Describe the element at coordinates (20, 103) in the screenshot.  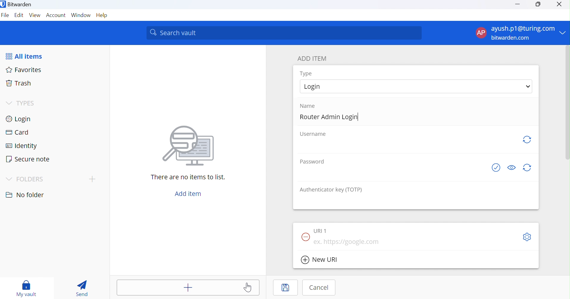
I see `TYPES` at that location.